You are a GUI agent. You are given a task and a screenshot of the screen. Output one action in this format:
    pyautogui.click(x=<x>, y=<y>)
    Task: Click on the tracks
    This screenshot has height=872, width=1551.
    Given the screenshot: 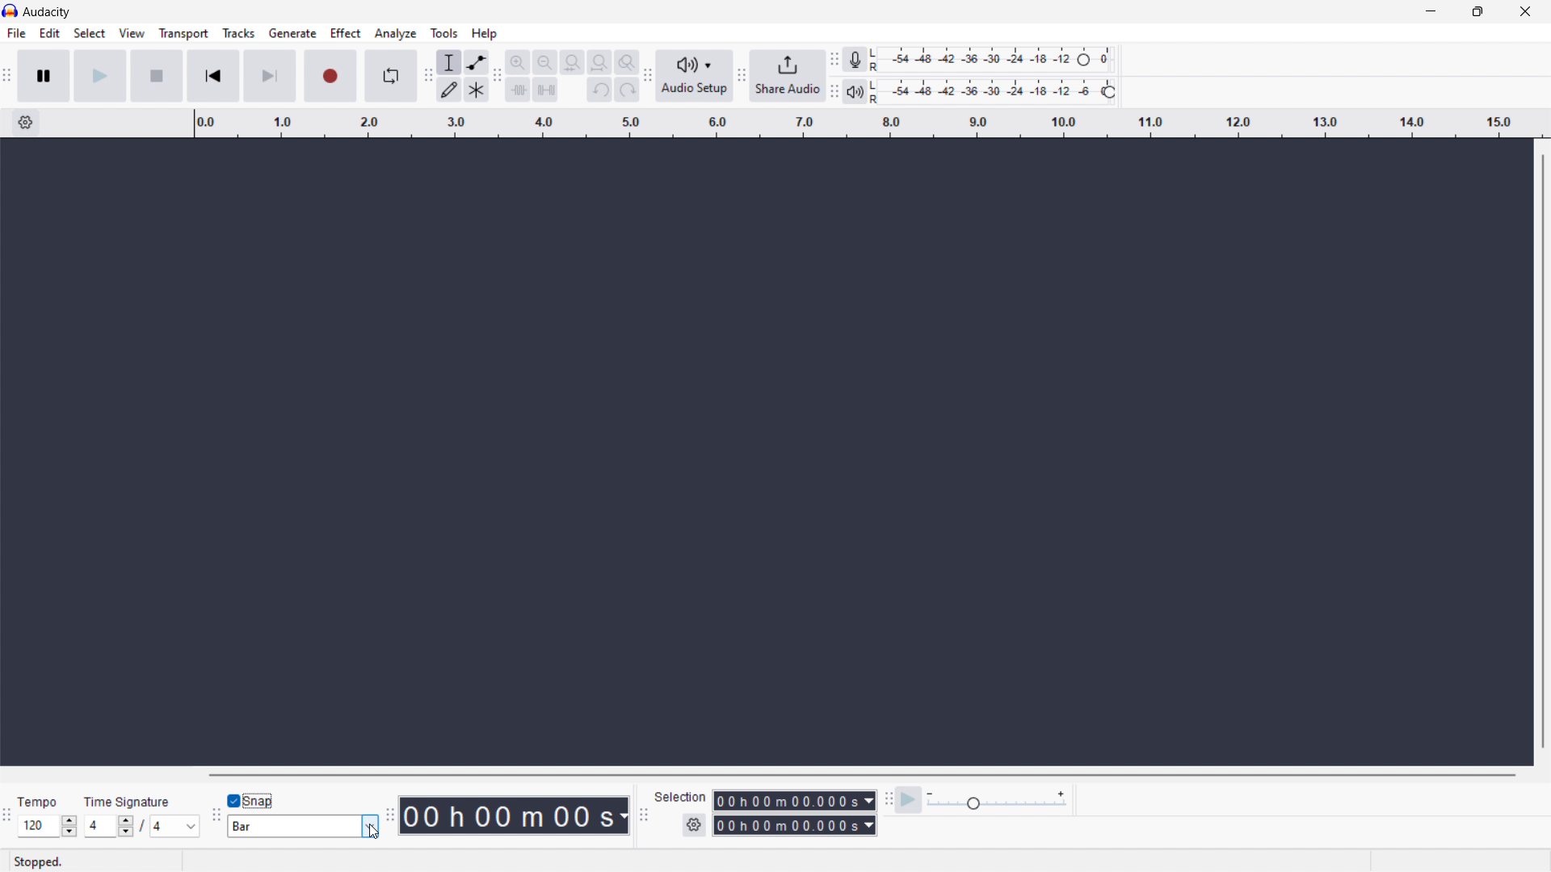 What is the action you would take?
    pyautogui.click(x=239, y=34)
    